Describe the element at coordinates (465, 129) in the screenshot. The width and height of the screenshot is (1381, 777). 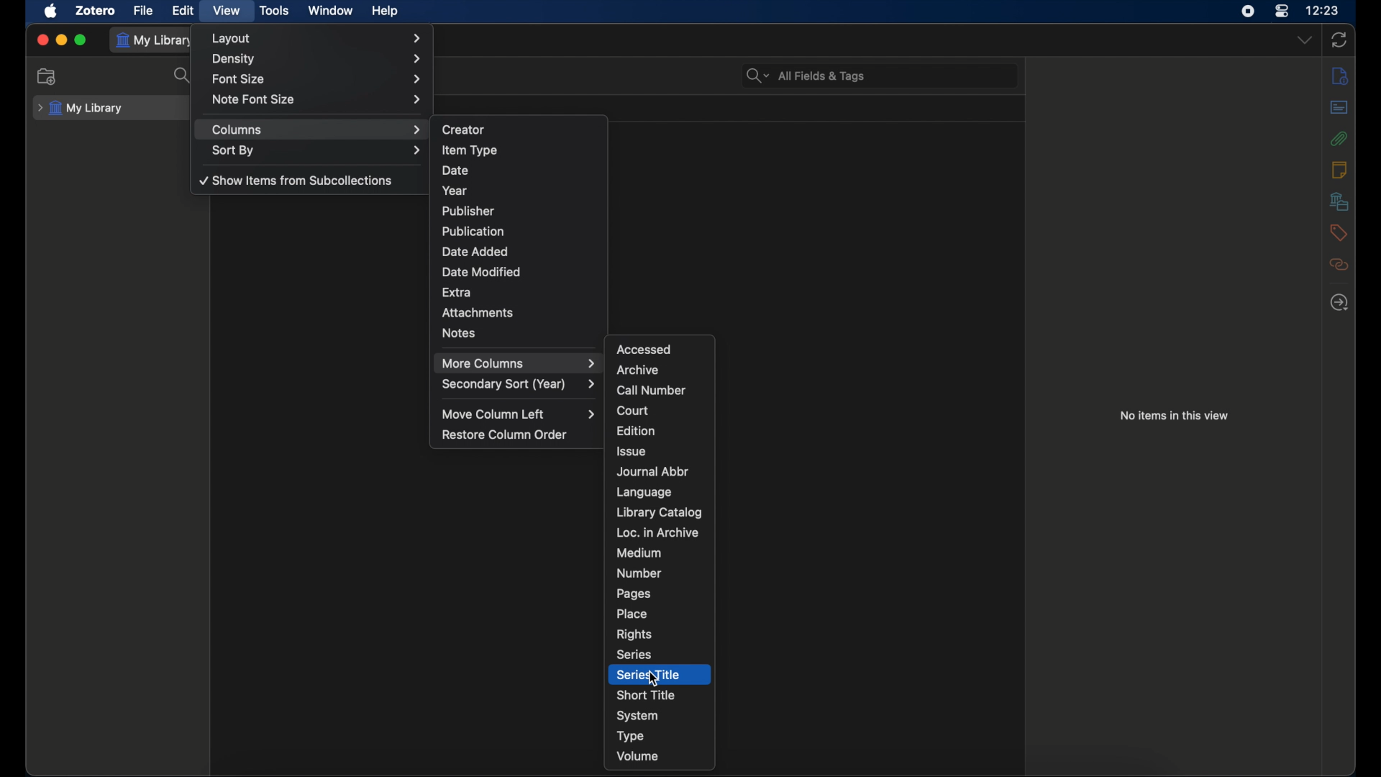
I see `creator` at that location.